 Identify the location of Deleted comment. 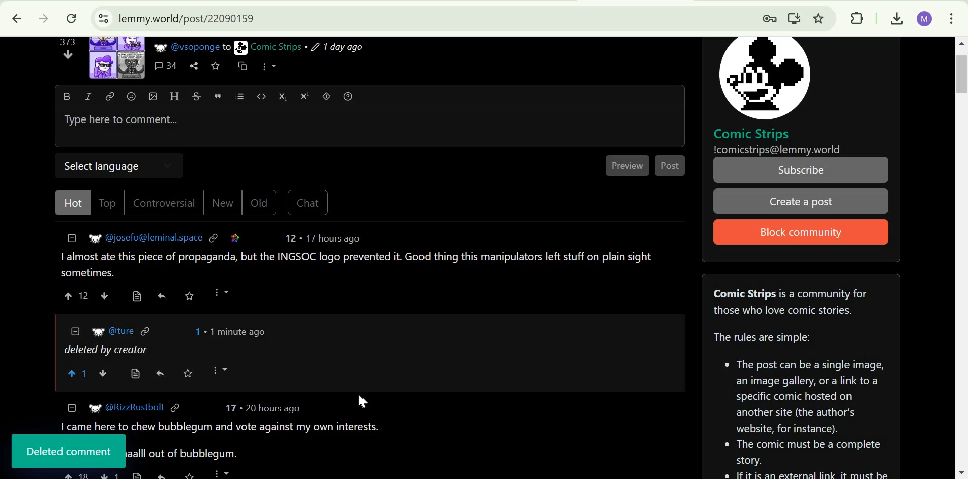
(70, 451).